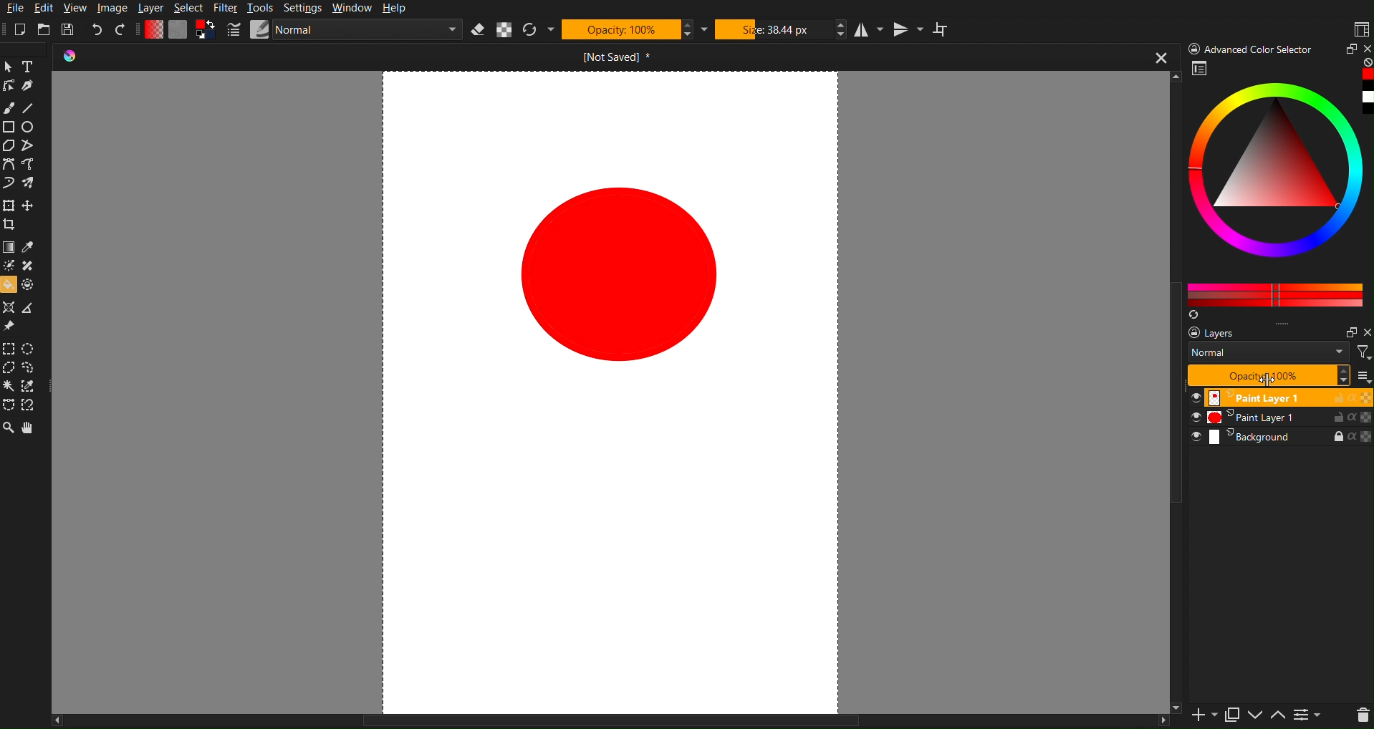 This screenshot has height=729, width=1374. I want to click on Multibrush, so click(29, 183).